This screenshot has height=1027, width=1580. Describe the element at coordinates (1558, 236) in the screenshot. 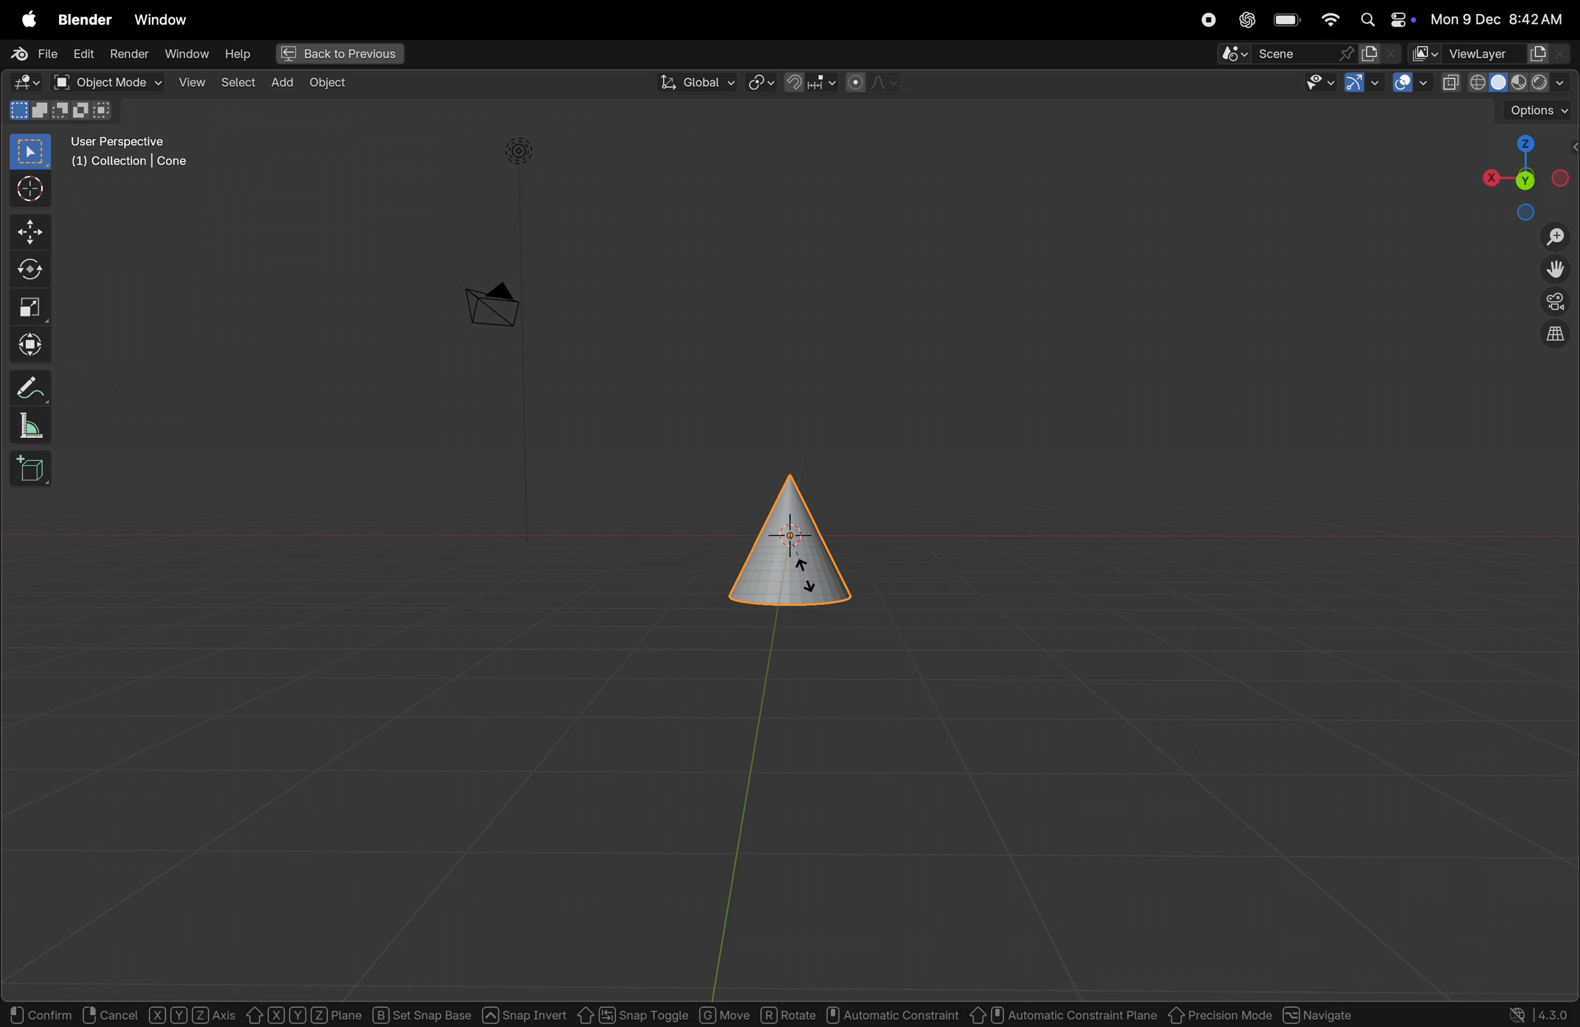

I see `zoom in zom out` at that location.